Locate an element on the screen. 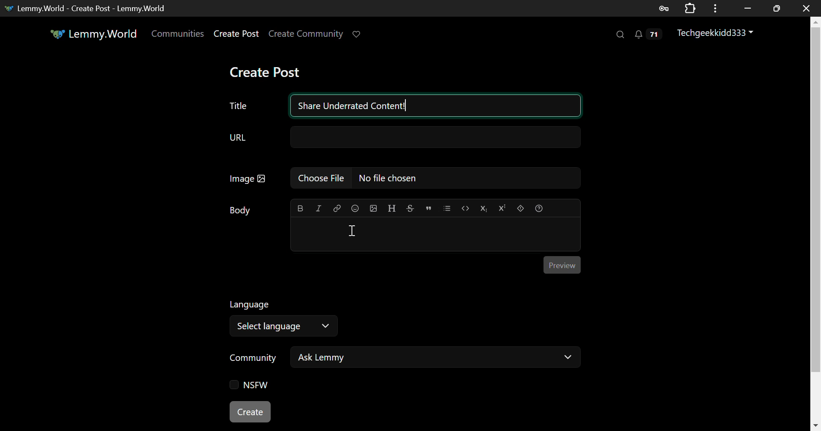 This screenshot has height=431, width=821. Superscript is located at coordinates (501, 207).